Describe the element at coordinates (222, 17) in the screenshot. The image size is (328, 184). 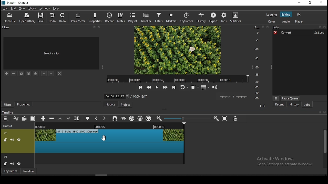
I see `jobs` at that location.